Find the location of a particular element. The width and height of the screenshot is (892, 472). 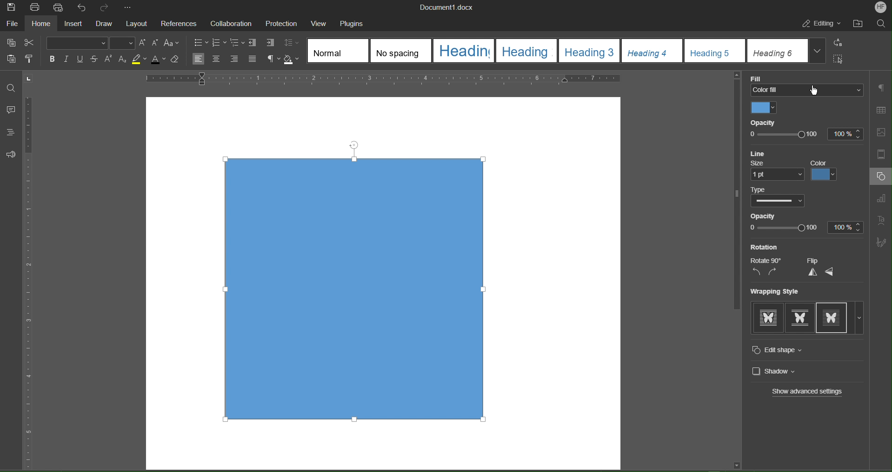

Heading 4 is located at coordinates (651, 51).